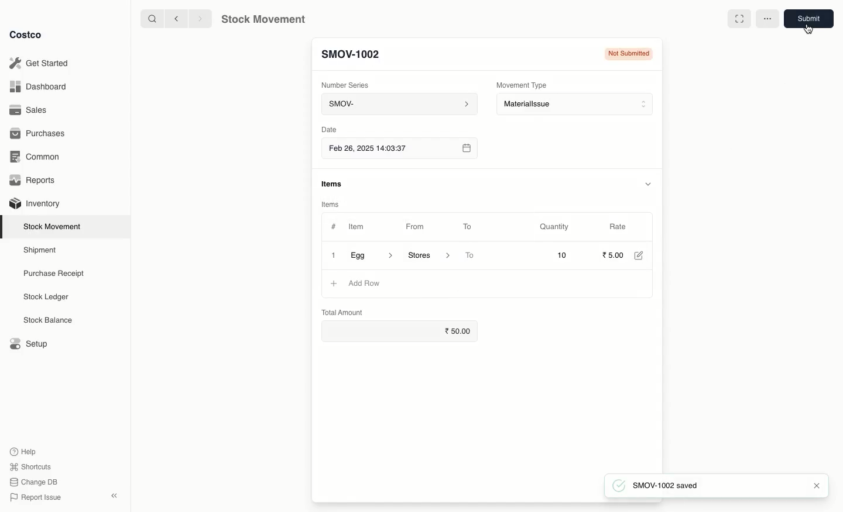  What do you see at coordinates (811, 18) in the screenshot?
I see `save` at bounding box center [811, 18].